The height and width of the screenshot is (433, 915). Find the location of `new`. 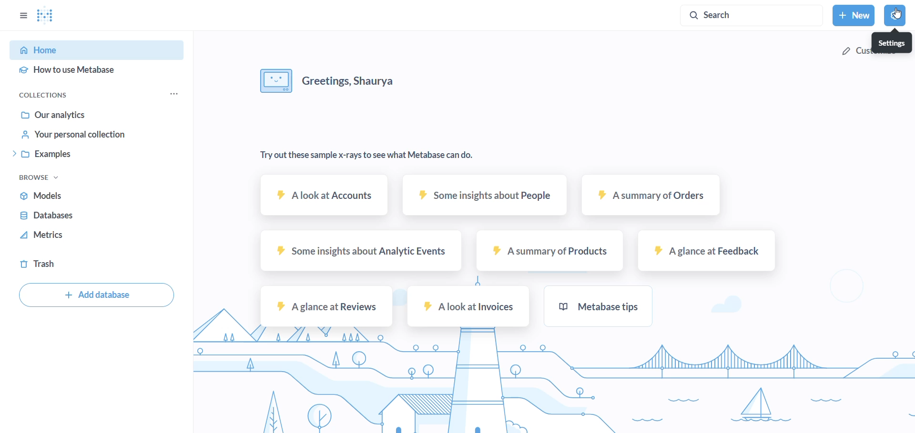

new is located at coordinates (854, 16).